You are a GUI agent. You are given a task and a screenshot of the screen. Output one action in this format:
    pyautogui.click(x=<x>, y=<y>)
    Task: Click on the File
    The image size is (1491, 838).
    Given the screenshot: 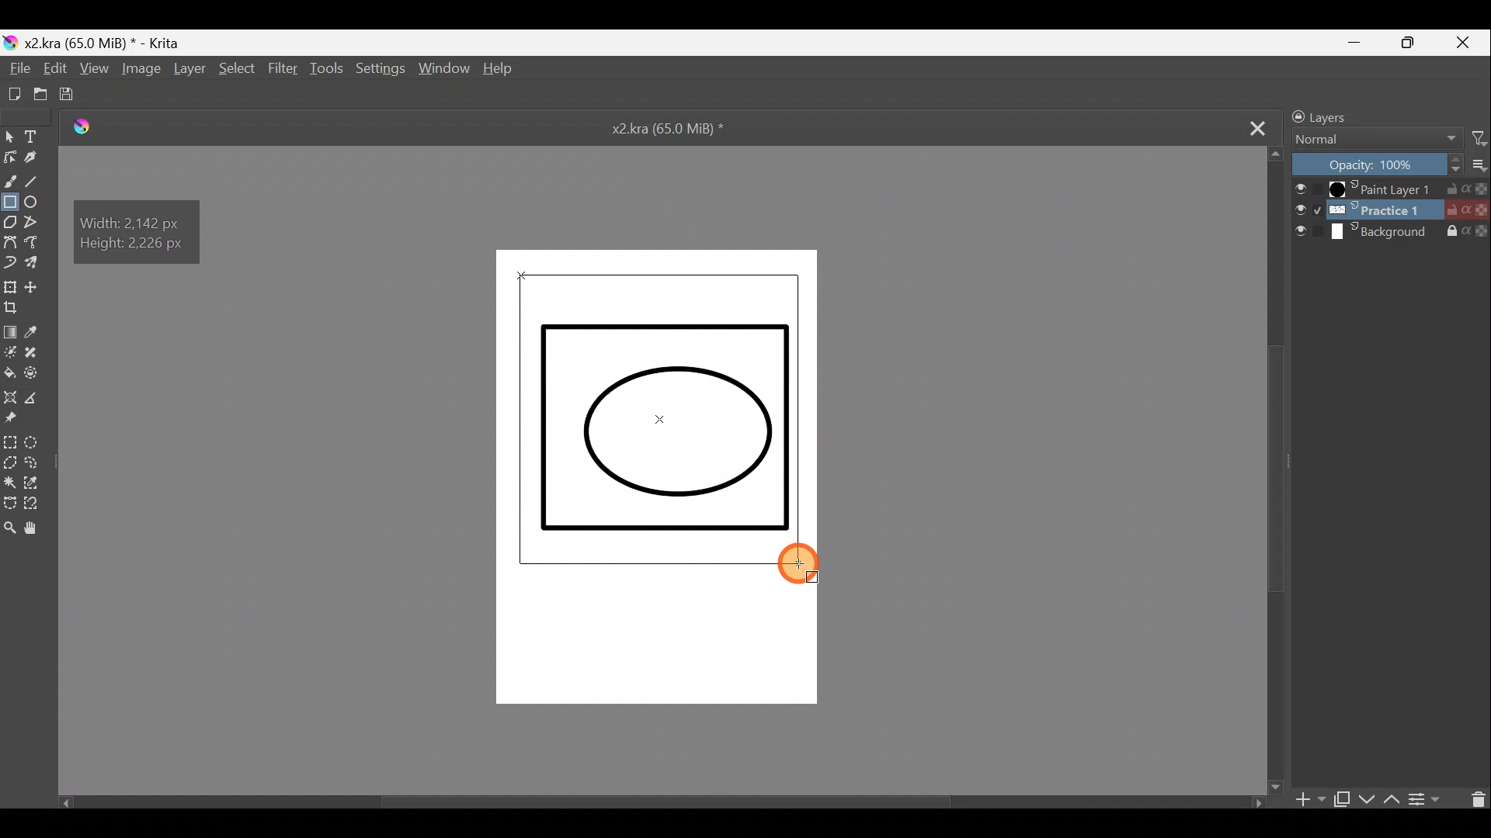 What is the action you would take?
    pyautogui.click(x=16, y=67)
    